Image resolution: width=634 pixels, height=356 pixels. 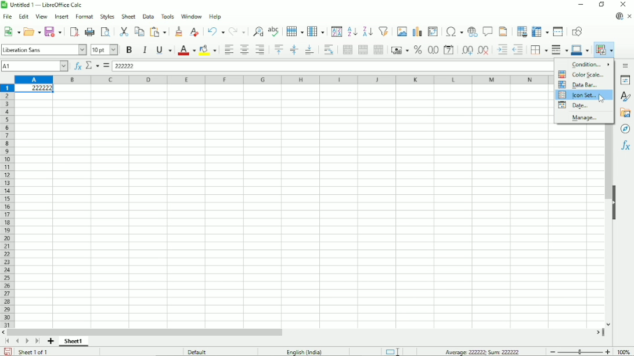 I want to click on Merge cells, so click(x=363, y=50).